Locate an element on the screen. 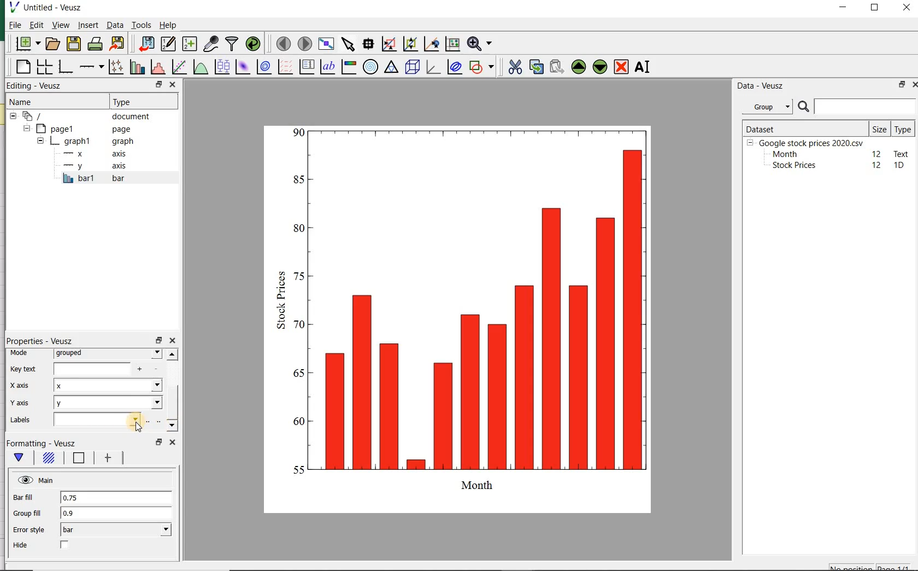  0.9 is located at coordinates (117, 514).